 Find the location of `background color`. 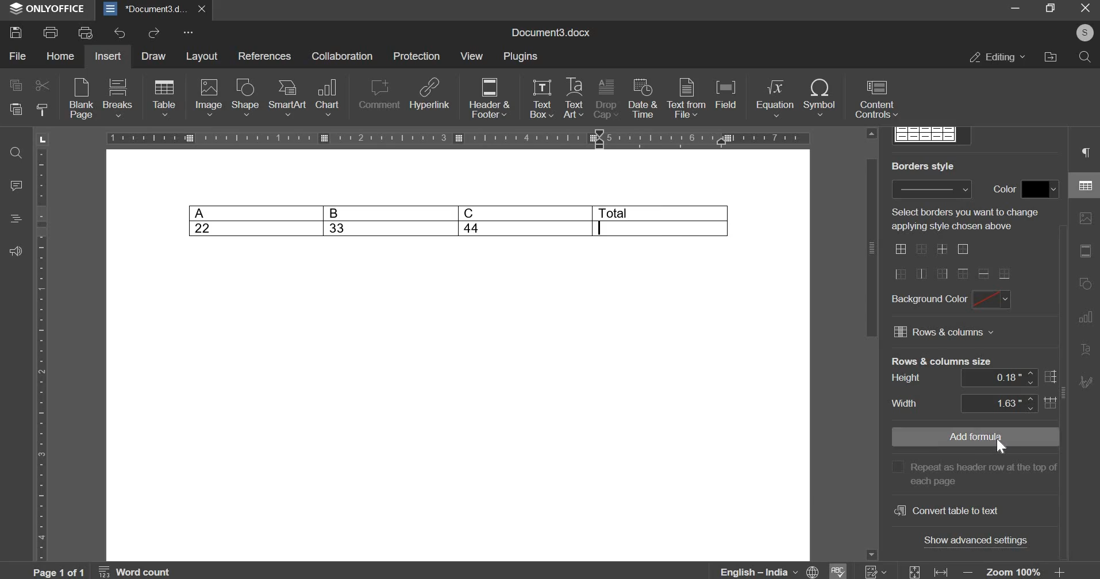

background color is located at coordinates (928, 300).